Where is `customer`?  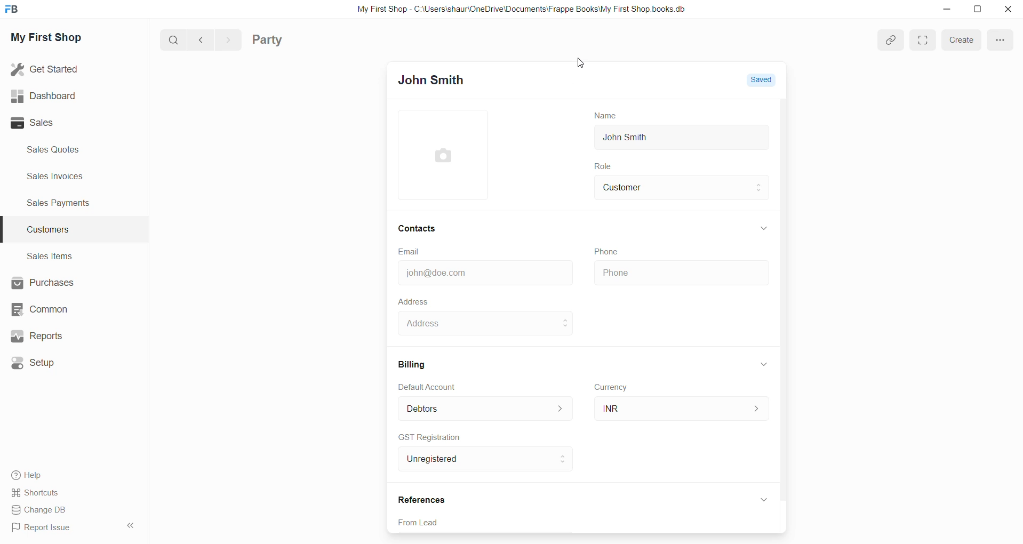 customer is located at coordinates (669, 188).